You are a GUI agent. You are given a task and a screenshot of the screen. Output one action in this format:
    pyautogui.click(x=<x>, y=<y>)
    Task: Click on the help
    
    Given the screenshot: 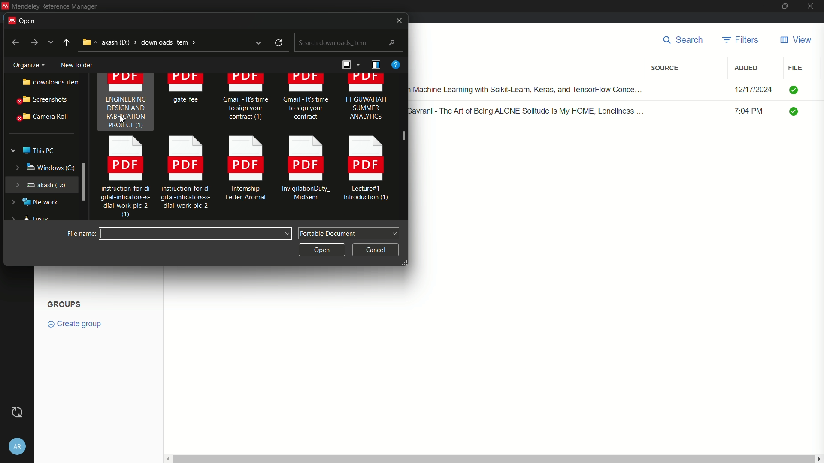 What is the action you would take?
    pyautogui.click(x=395, y=64)
    